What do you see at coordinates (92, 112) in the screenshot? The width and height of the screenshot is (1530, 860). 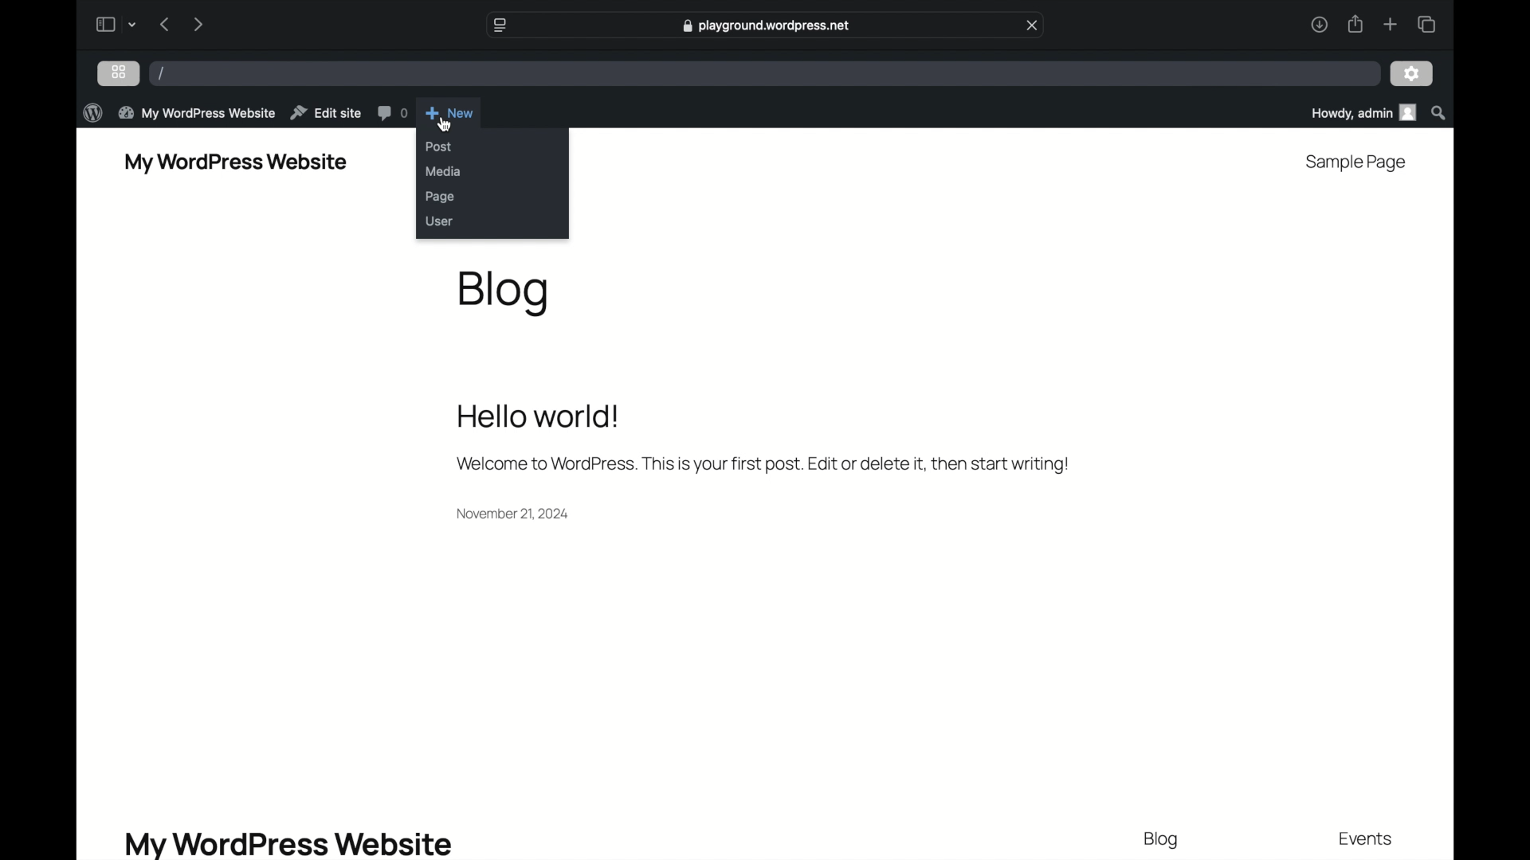 I see `wordpress` at bounding box center [92, 112].